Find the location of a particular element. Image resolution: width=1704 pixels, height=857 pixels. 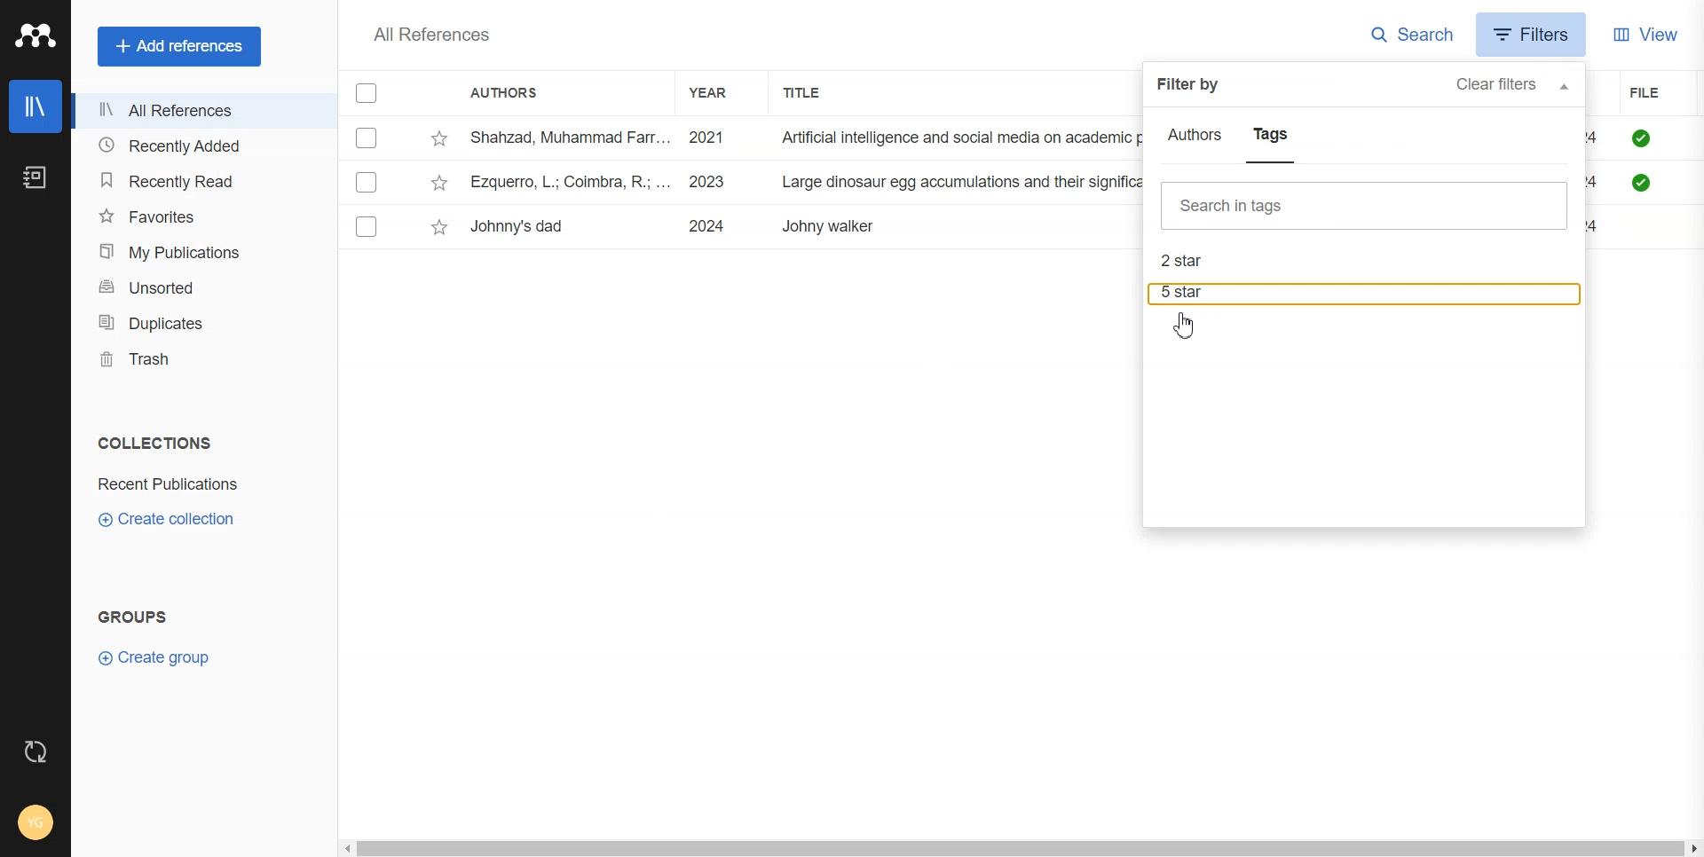

Recently Added is located at coordinates (198, 146).